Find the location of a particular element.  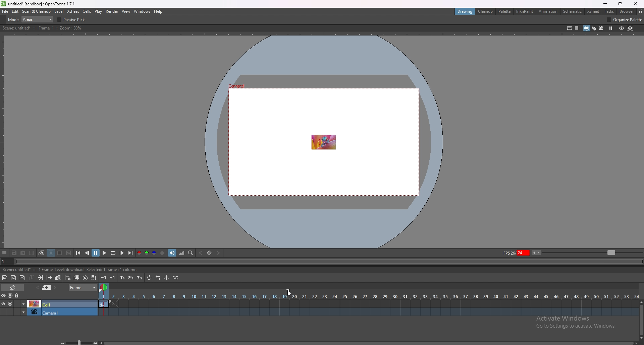

description is located at coordinates (71, 270).